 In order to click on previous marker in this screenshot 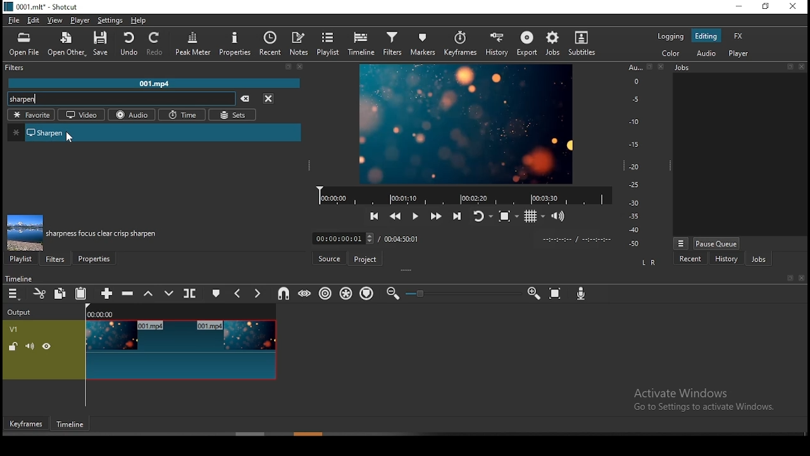, I will do `click(237, 292)`.